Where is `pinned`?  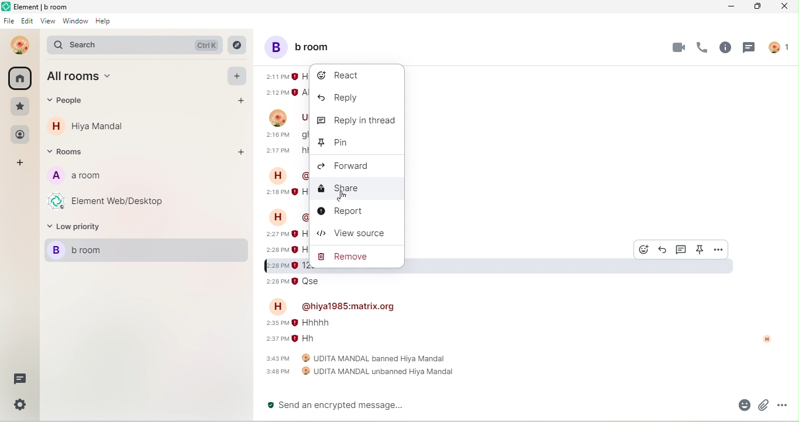
pinned is located at coordinates (701, 250).